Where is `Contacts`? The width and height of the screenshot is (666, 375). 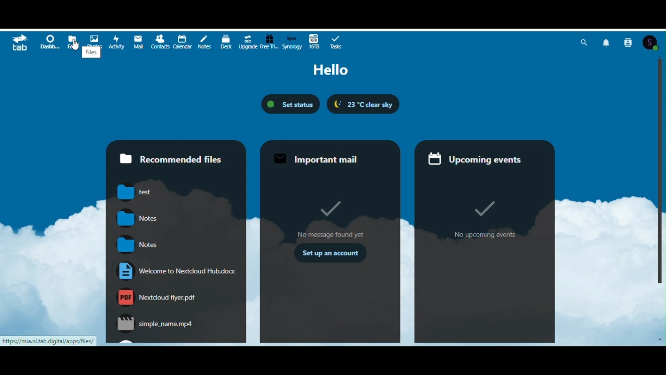 Contacts is located at coordinates (161, 42).